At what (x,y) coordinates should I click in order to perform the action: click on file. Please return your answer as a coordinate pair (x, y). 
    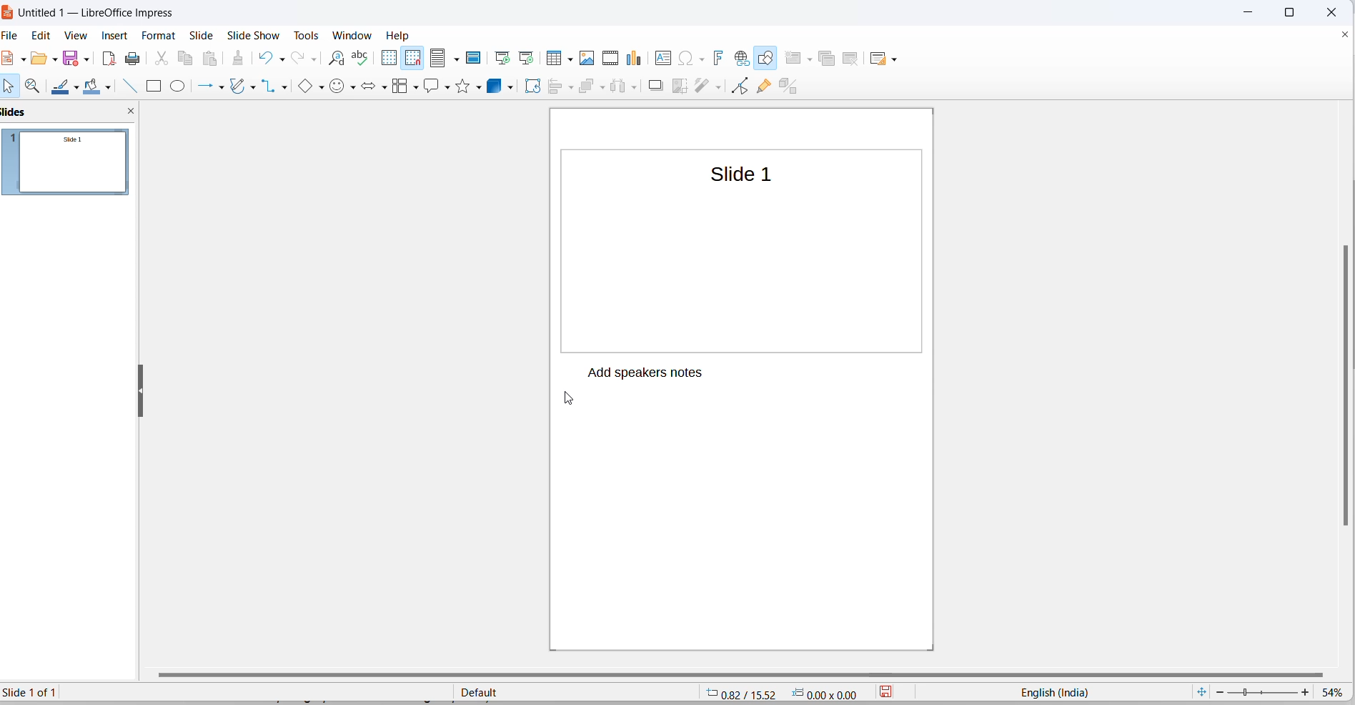
    Looking at the image, I should click on (11, 59).